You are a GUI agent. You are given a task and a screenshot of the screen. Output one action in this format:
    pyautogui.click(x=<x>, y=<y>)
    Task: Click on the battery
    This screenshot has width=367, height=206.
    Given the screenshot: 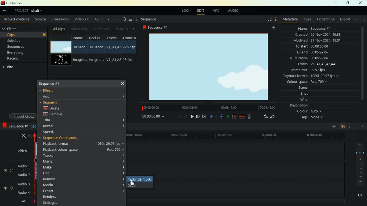 What is the action you would take?
    pyautogui.click(x=227, y=117)
    